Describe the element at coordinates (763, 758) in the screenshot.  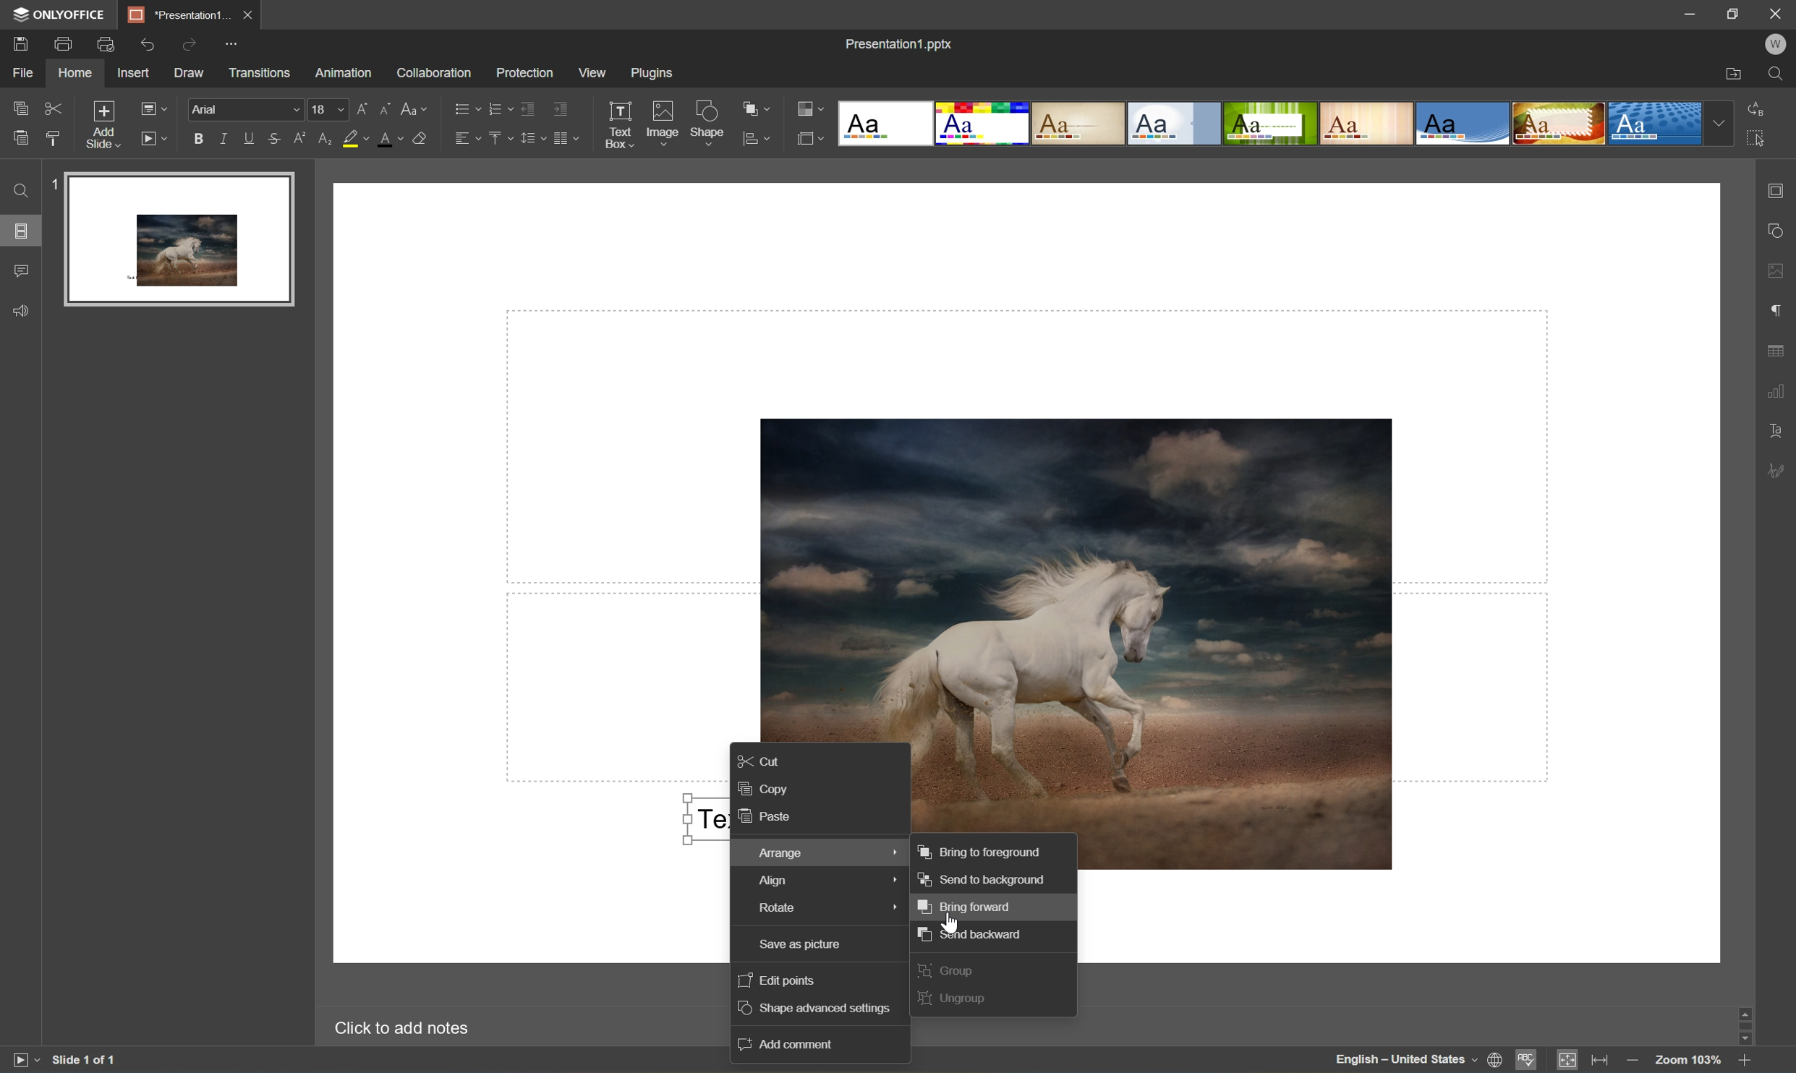
I see `Cut` at that location.